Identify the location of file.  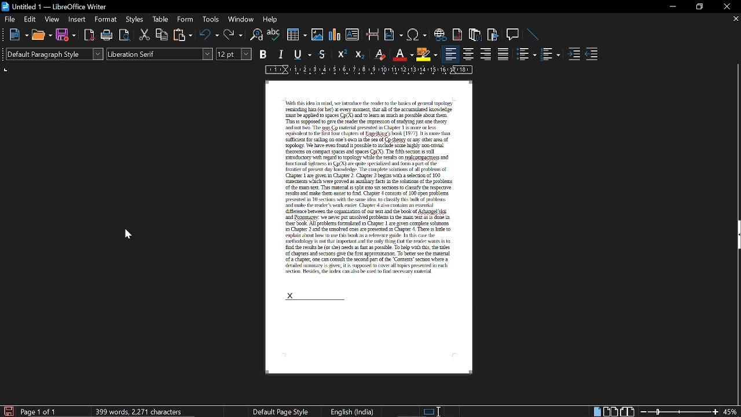
(9, 19).